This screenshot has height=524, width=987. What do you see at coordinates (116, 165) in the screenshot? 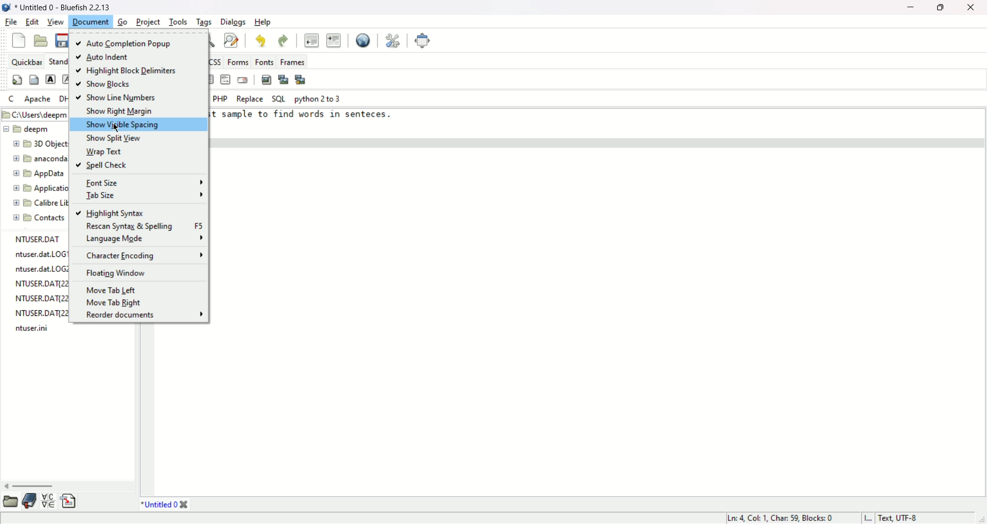
I see `spell check` at bounding box center [116, 165].